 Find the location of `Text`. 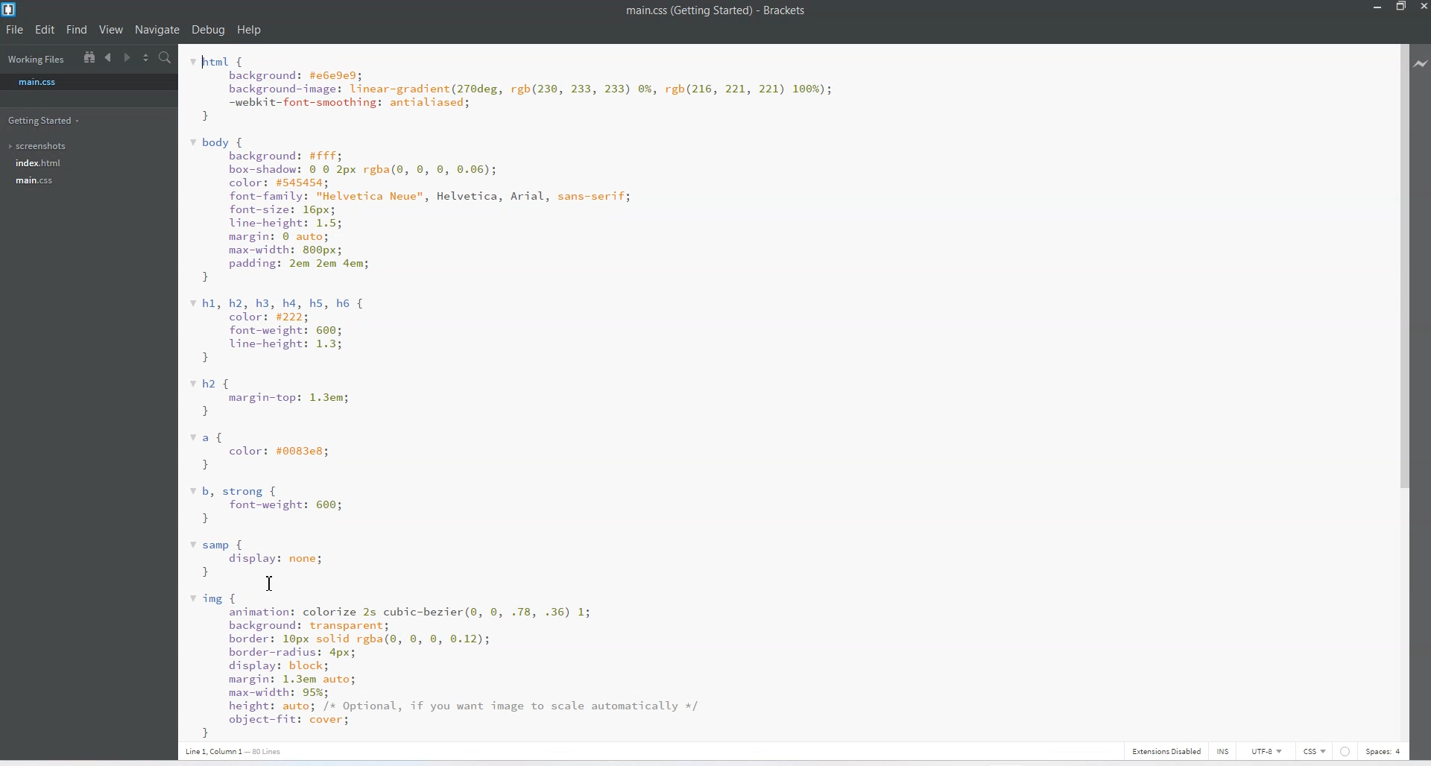

Text is located at coordinates (514, 390).